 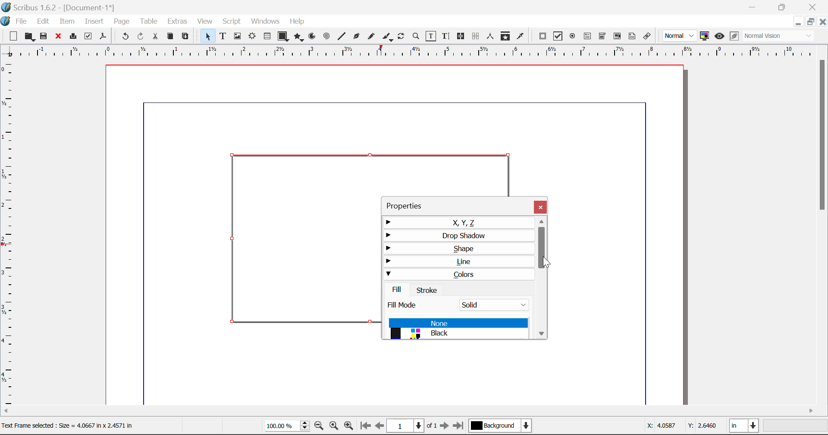 What do you see at coordinates (59, 37) in the screenshot?
I see `Discard` at bounding box center [59, 37].